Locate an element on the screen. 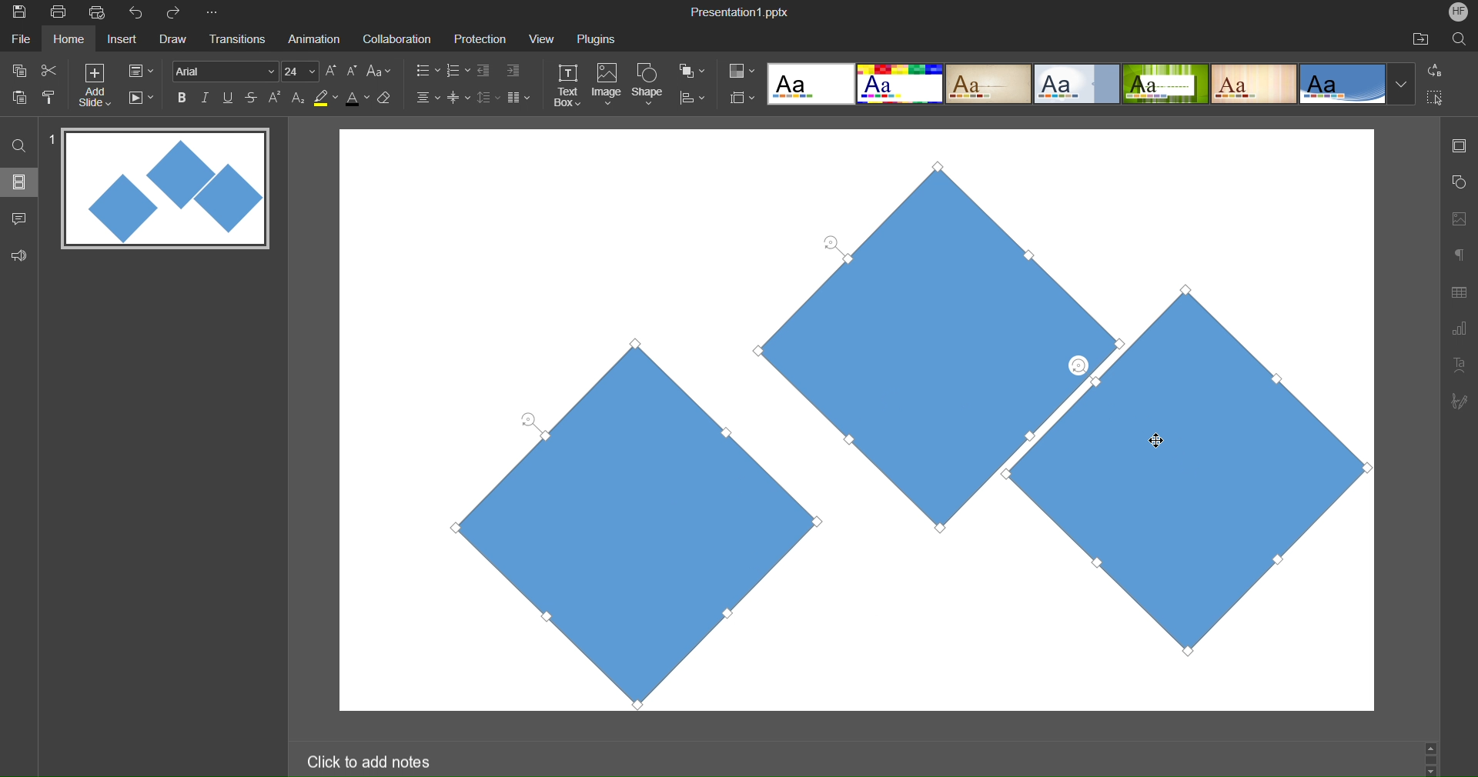 The image size is (1478, 777). Alignment is located at coordinates (426, 97).